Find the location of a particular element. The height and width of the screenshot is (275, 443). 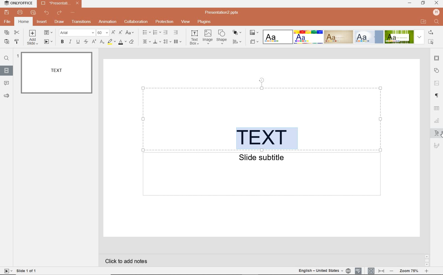

ZOOM is located at coordinates (408, 271).